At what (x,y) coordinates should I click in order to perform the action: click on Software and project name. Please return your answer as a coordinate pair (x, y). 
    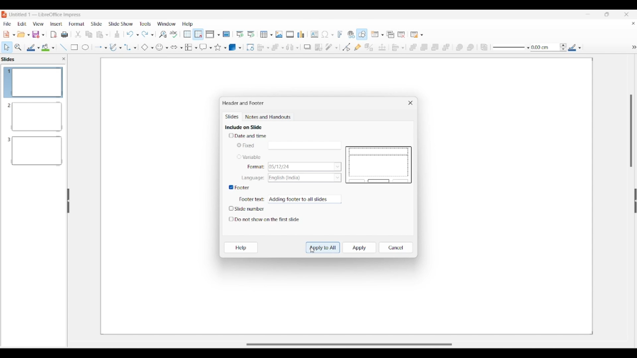
    Looking at the image, I should click on (46, 15).